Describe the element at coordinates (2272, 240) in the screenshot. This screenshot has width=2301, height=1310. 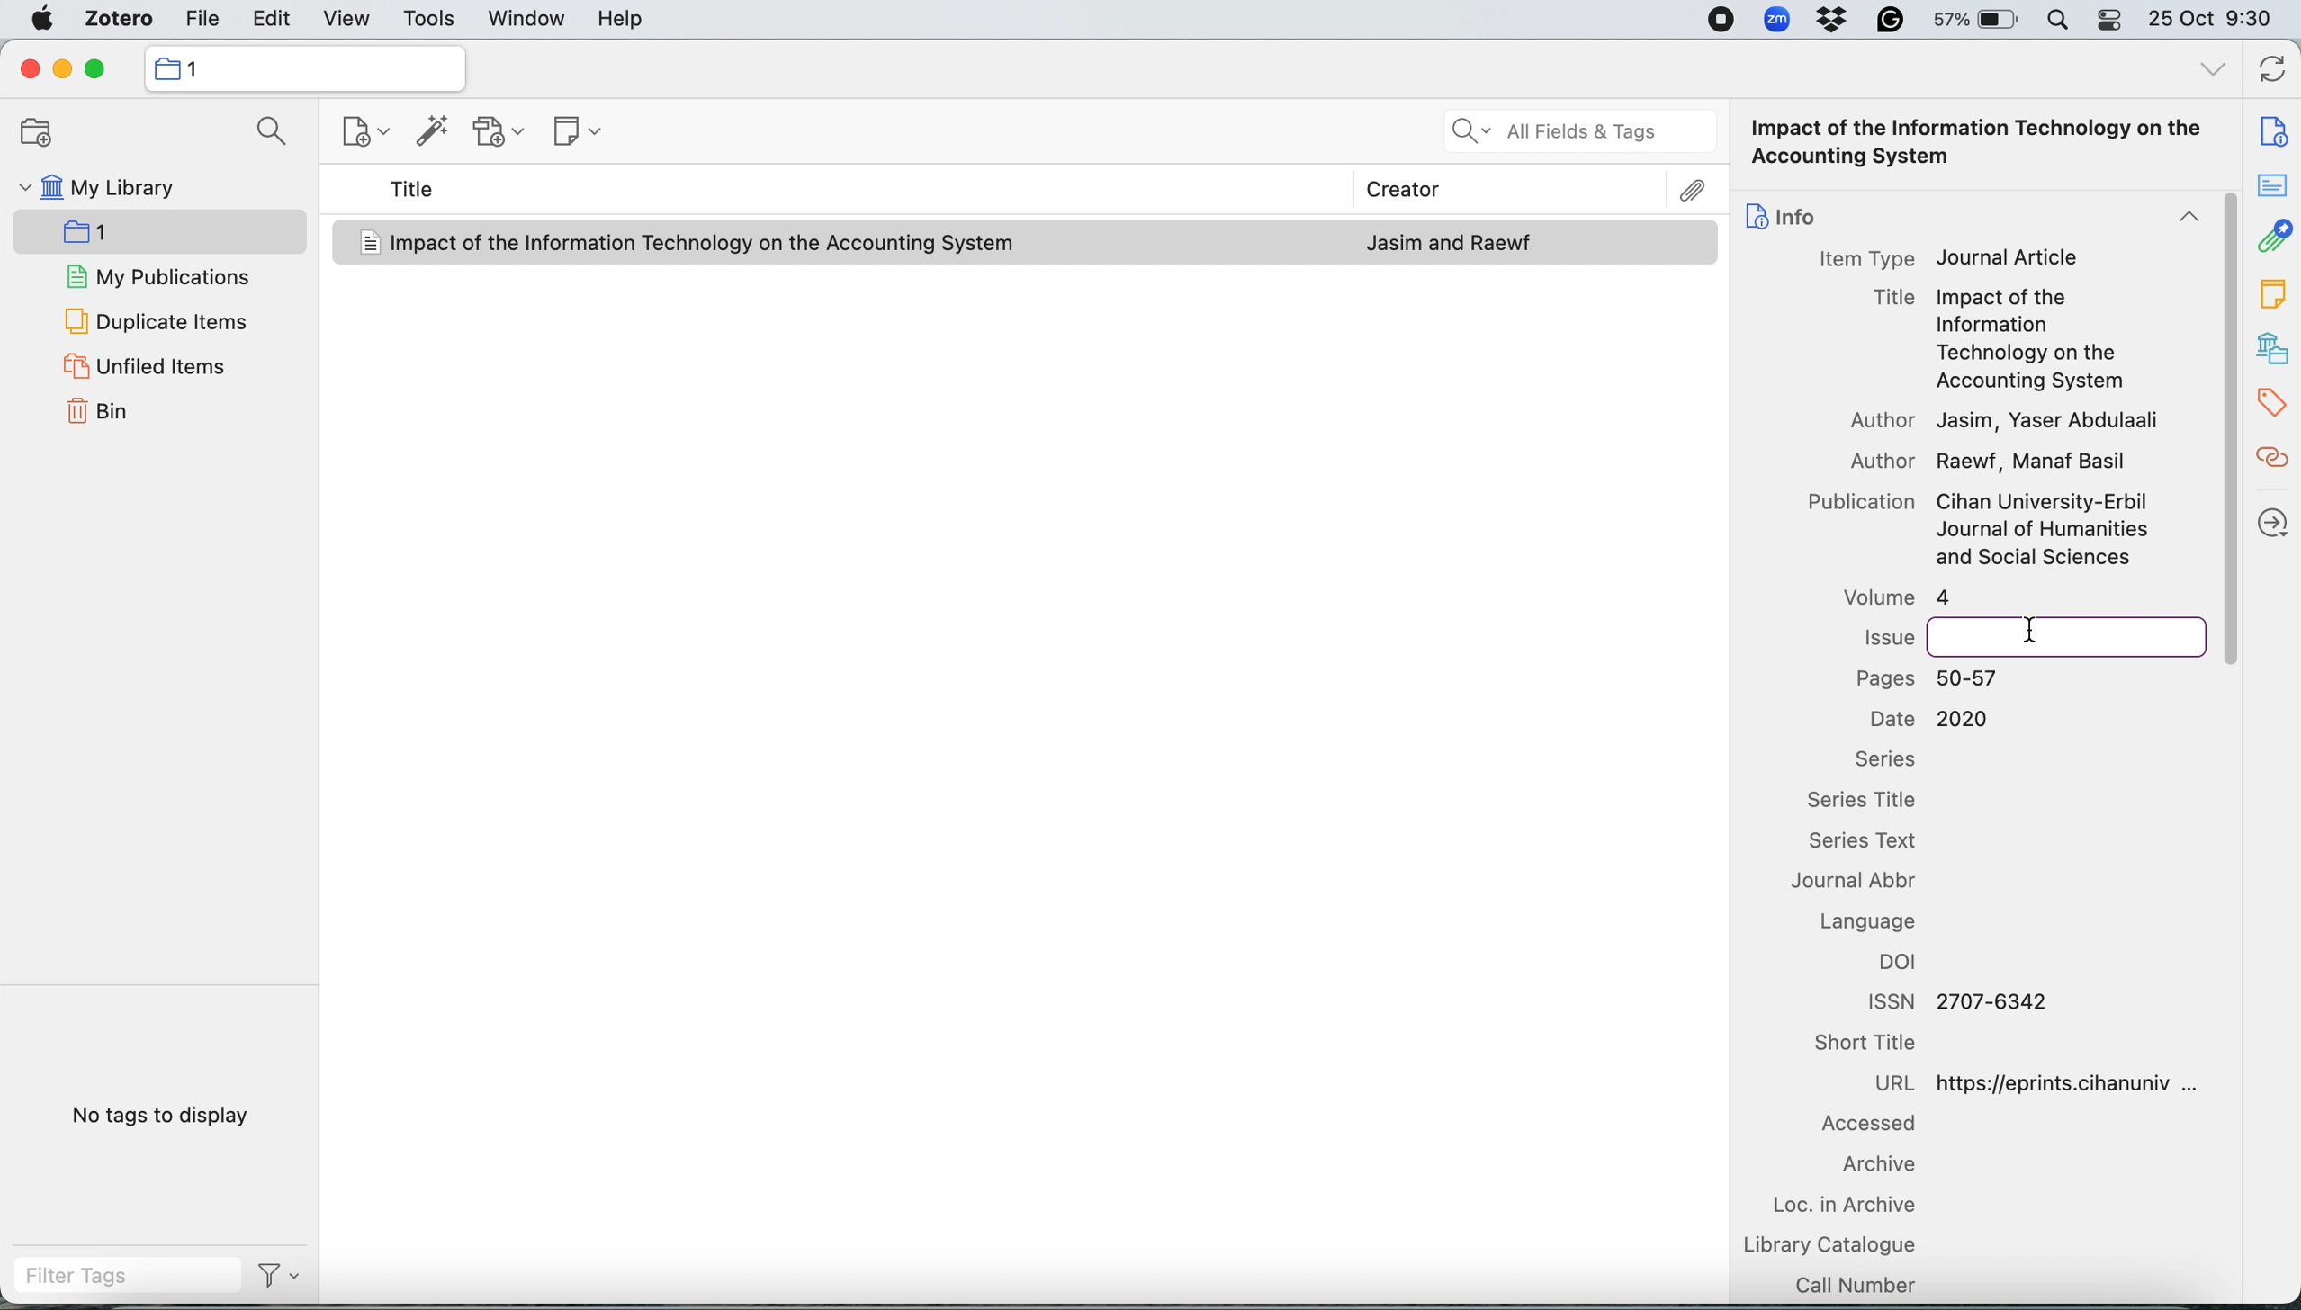
I see `attachments` at that location.